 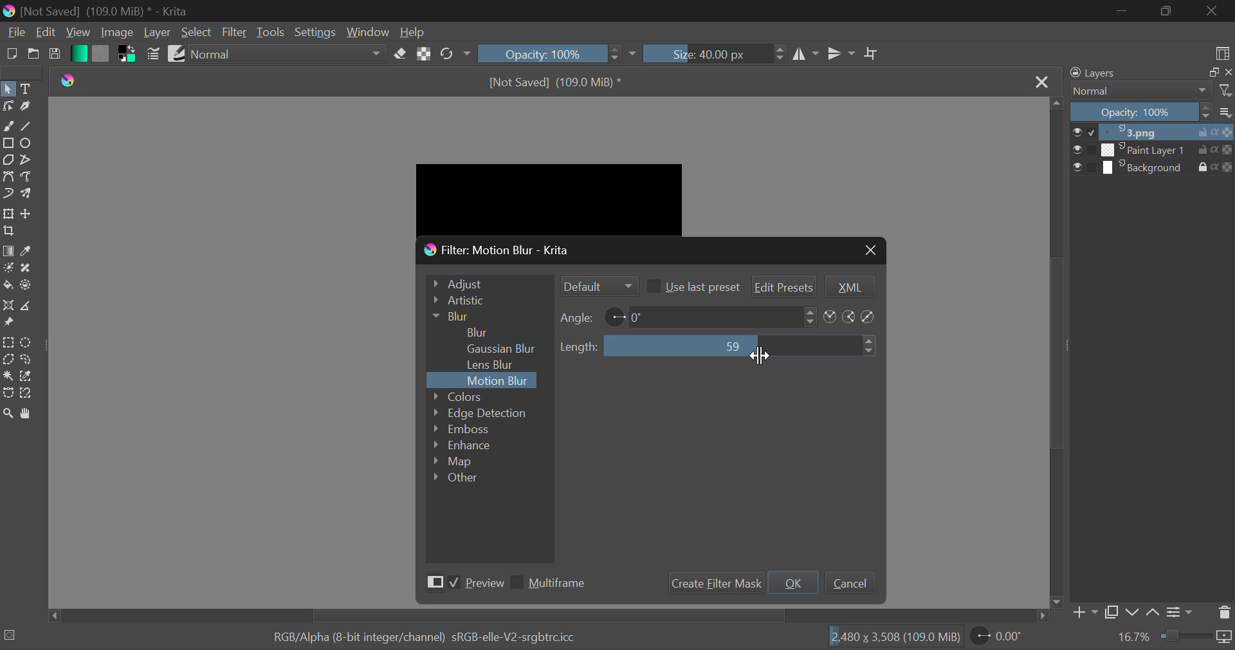 What do you see at coordinates (475, 396) in the screenshot?
I see `Colors` at bounding box center [475, 396].